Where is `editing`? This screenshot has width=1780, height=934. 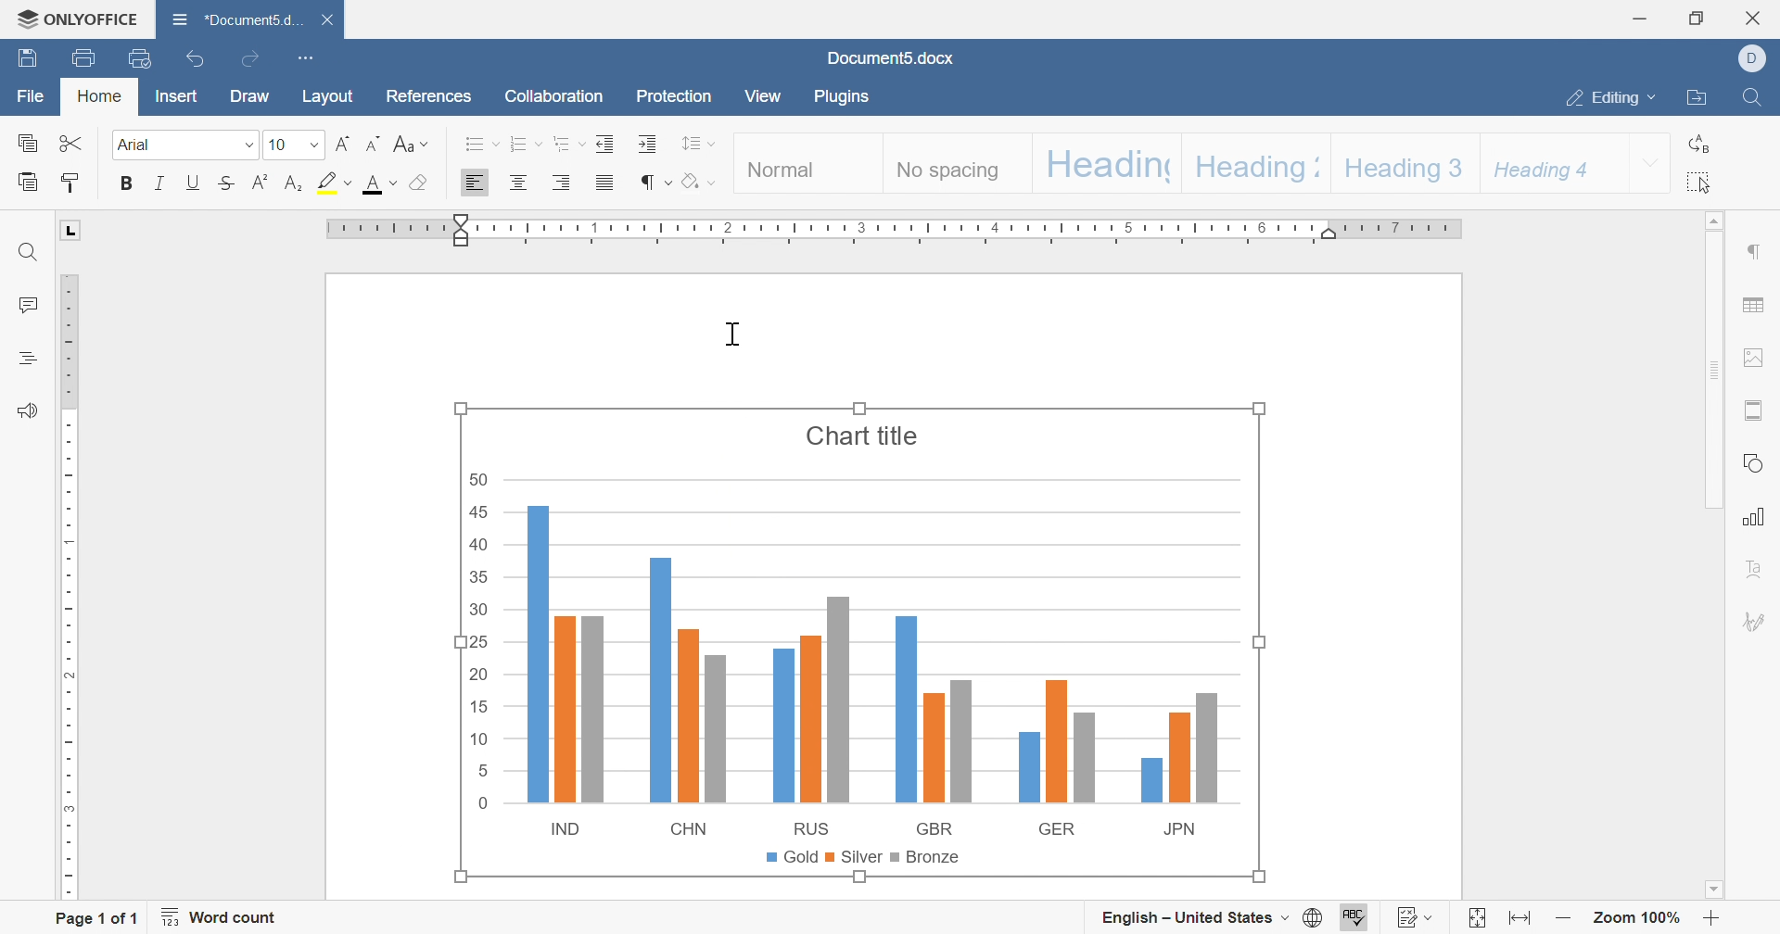 editing is located at coordinates (1612, 99).